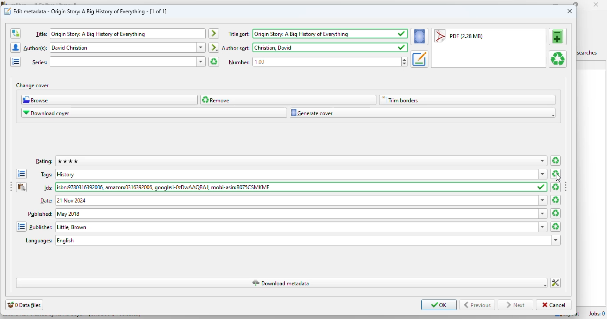  Describe the element at coordinates (213, 47) in the screenshot. I see `automatically create the author sort entry based on the current author entry` at that location.